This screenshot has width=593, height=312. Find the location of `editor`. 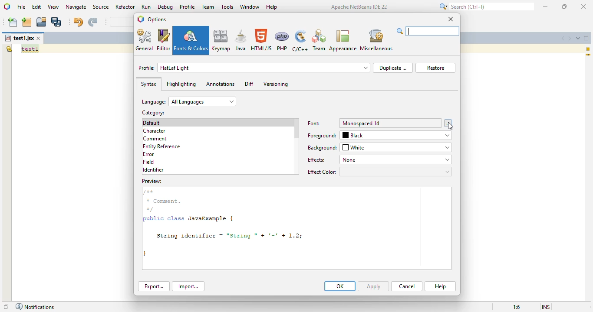

editor is located at coordinates (164, 40).